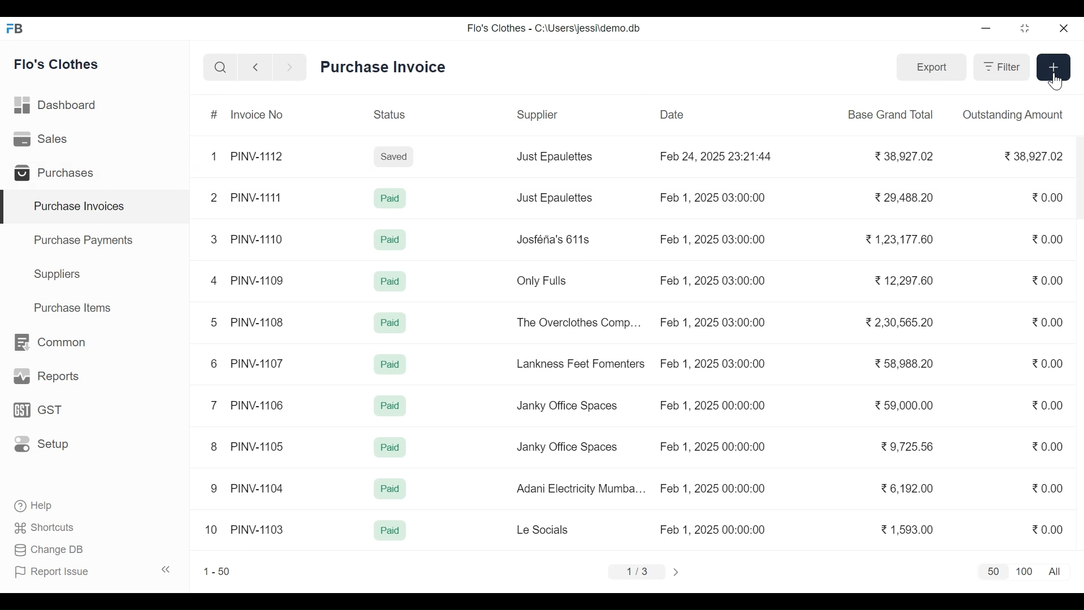 This screenshot has height=610, width=1084. What do you see at coordinates (391, 114) in the screenshot?
I see `Status` at bounding box center [391, 114].